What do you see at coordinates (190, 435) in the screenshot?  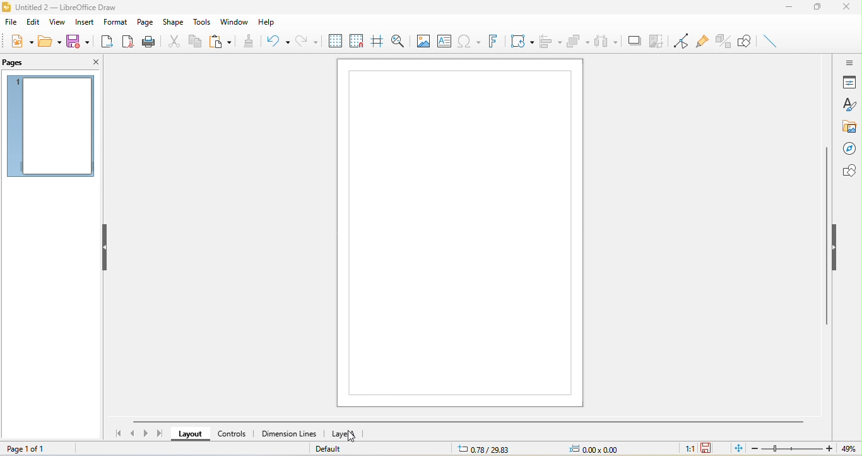 I see `layout` at bounding box center [190, 435].